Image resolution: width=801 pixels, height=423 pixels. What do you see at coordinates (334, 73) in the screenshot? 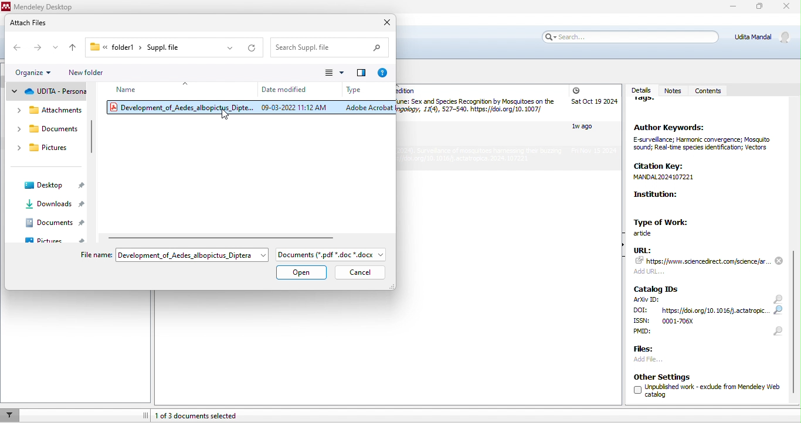
I see `change view` at bounding box center [334, 73].